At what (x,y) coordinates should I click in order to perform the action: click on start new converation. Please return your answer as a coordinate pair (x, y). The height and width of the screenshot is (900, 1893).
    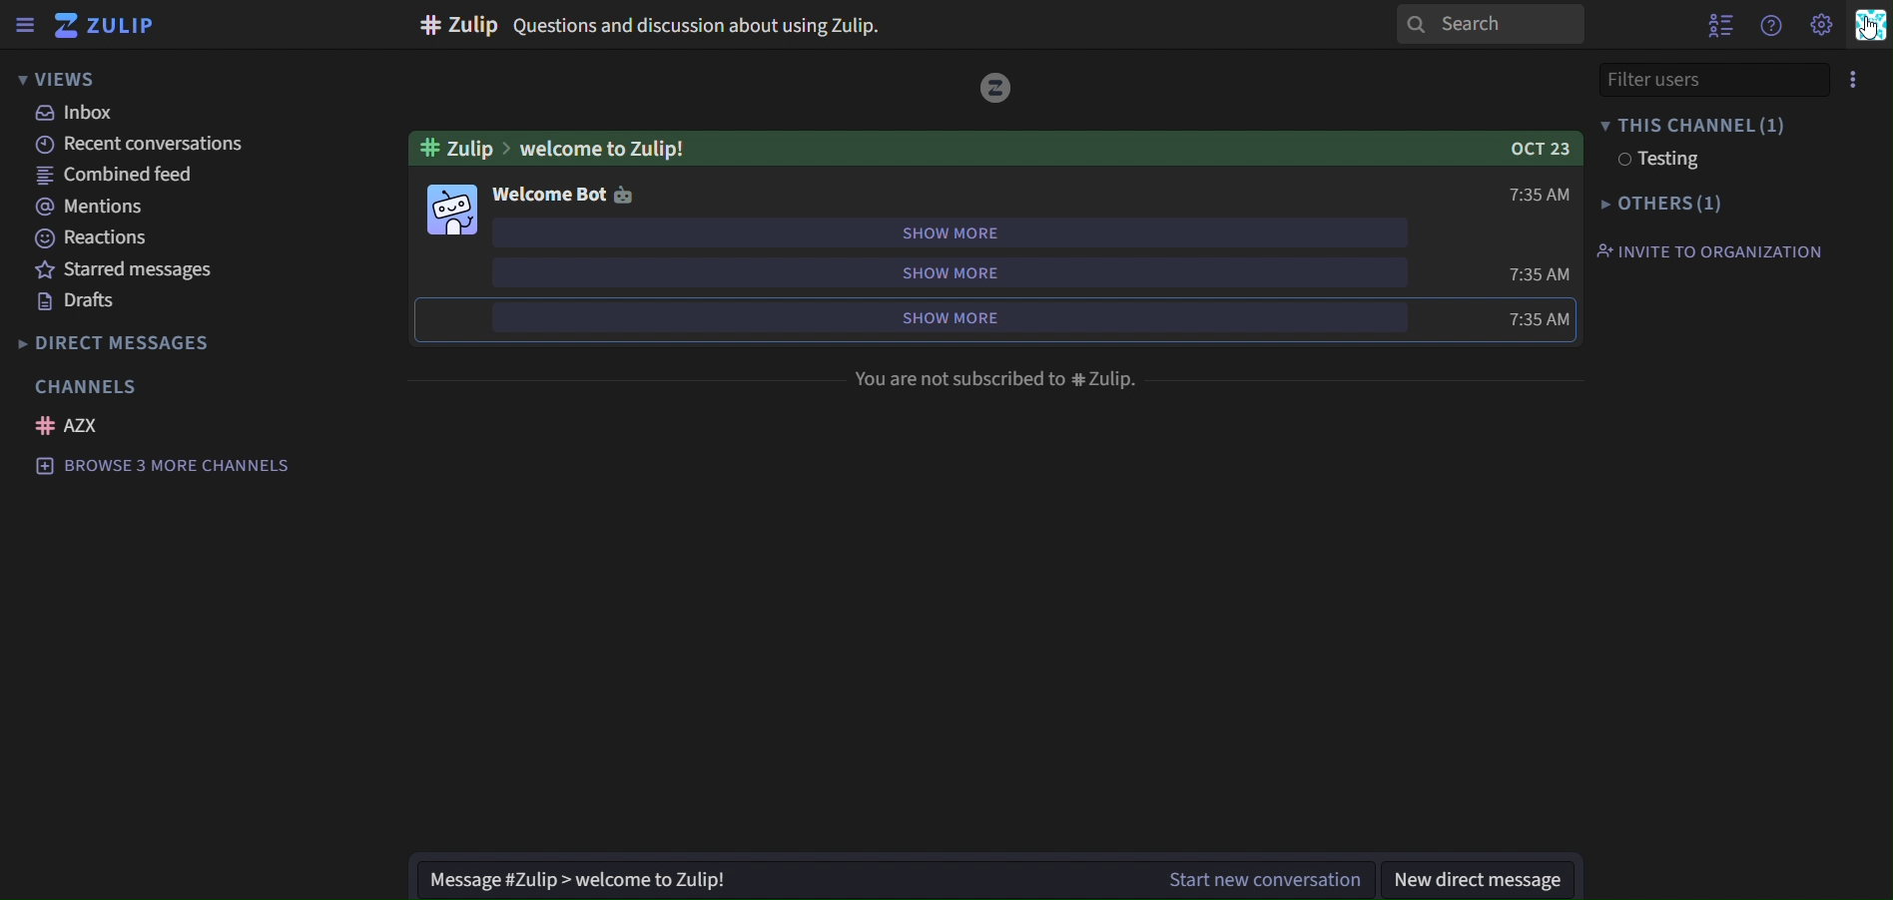
    Looking at the image, I should click on (1262, 876).